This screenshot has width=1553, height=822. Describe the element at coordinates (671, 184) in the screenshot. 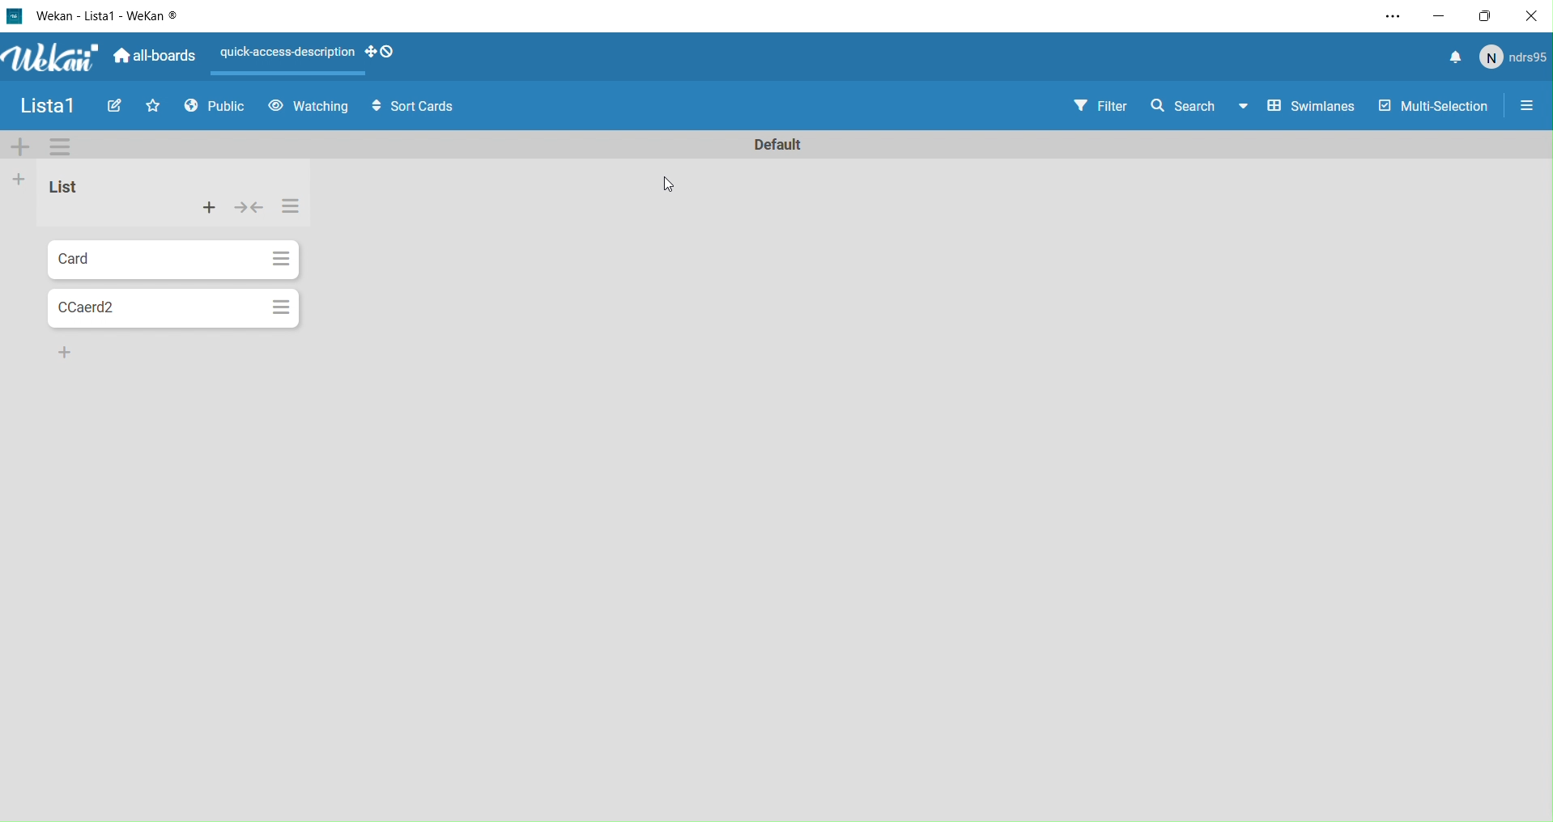

I see `cursor` at that location.